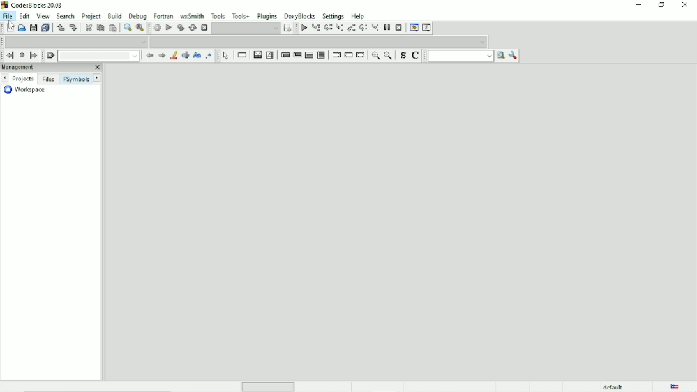 This screenshot has height=392, width=697. Describe the element at coordinates (675, 386) in the screenshot. I see `Language` at that location.